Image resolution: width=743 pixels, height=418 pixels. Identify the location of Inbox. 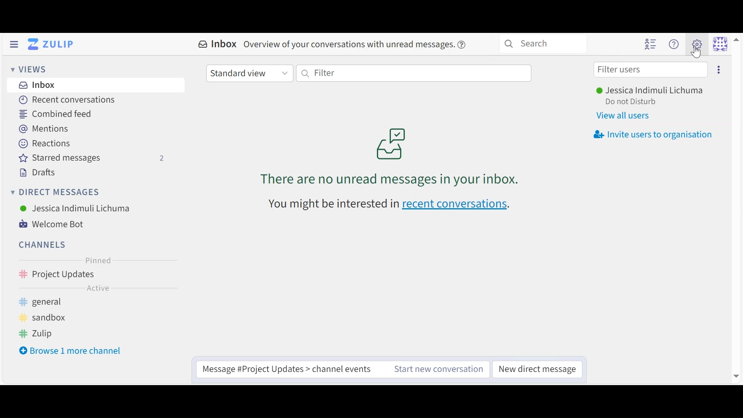
(218, 43).